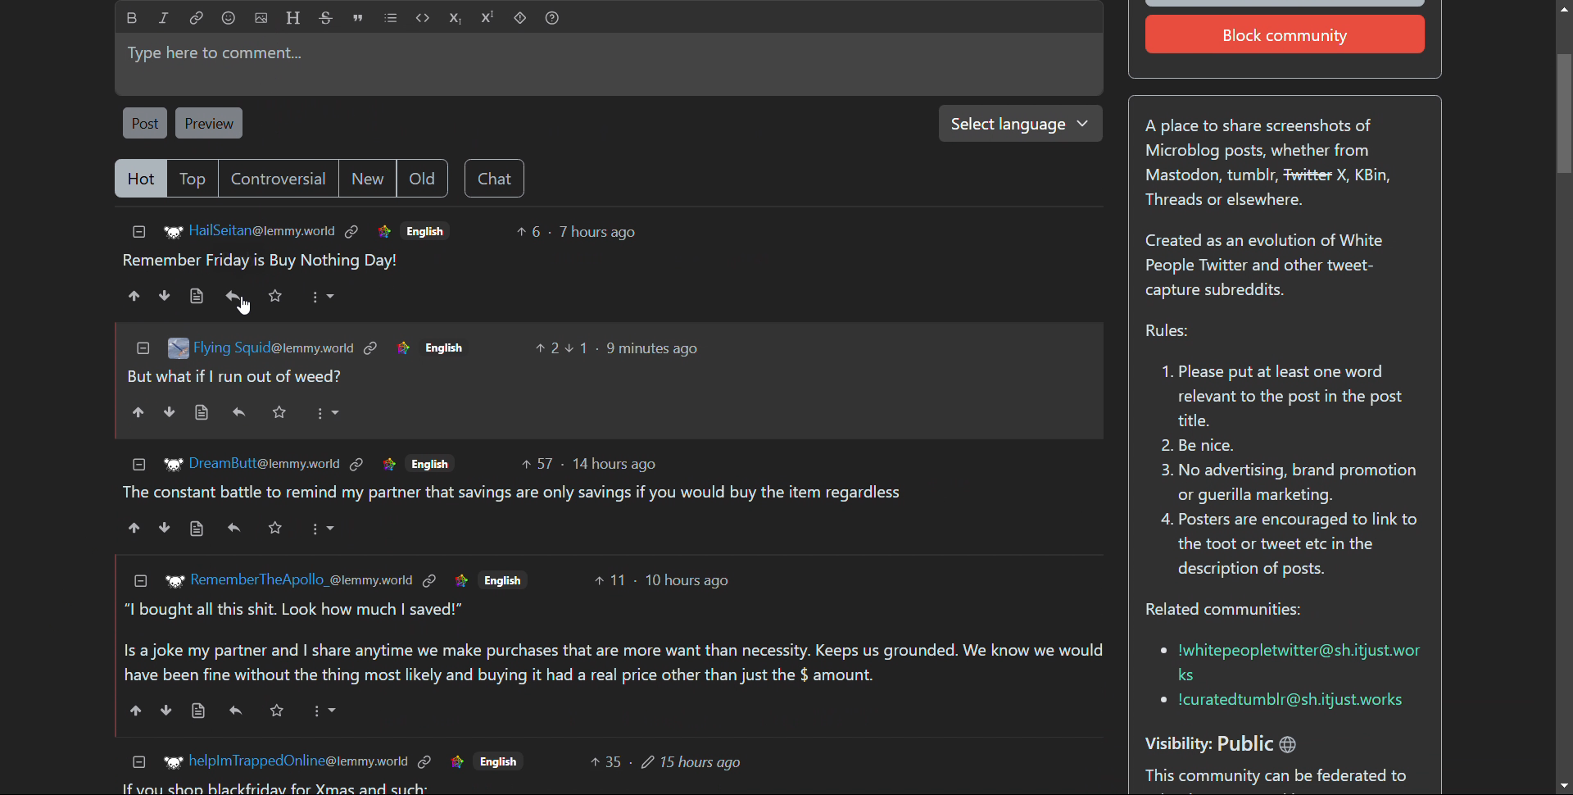  Describe the element at coordinates (370, 348) in the screenshot. I see `link` at that location.